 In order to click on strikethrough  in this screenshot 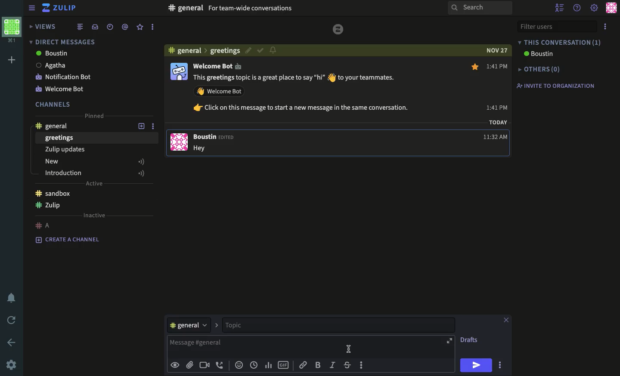, I will do `click(347, 365)`.